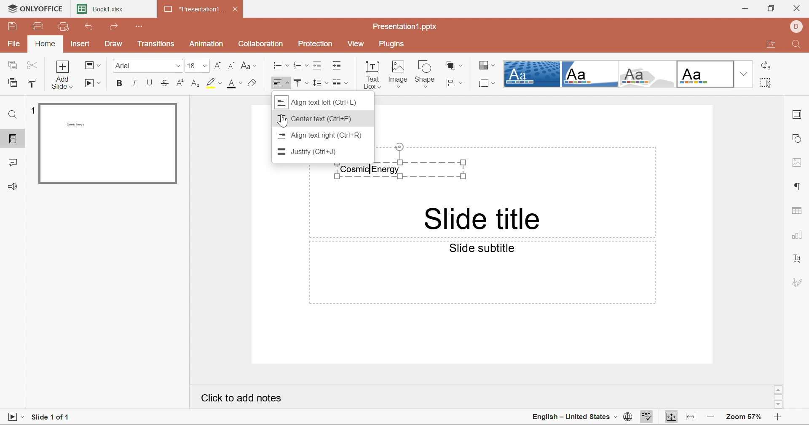 The height and width of the screenshot is (425, 809). Describe the element at coordinates (454, 65) in the screenshot. I see `Arrange shapes` at that location.